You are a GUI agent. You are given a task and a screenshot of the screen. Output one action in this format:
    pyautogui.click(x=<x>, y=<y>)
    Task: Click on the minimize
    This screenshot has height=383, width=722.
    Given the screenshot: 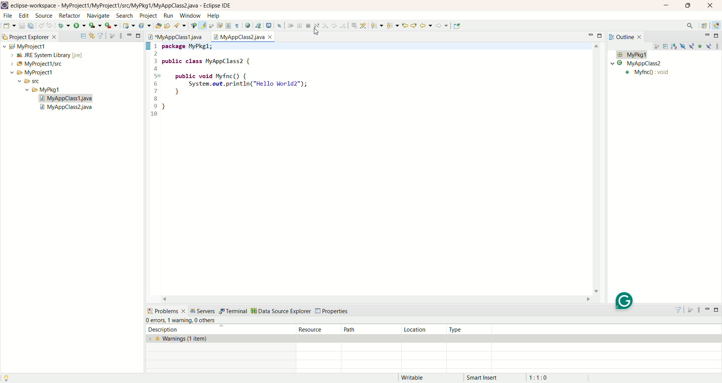 What is the action you would take?
    pyautogui.click(x=666, y=5)
    